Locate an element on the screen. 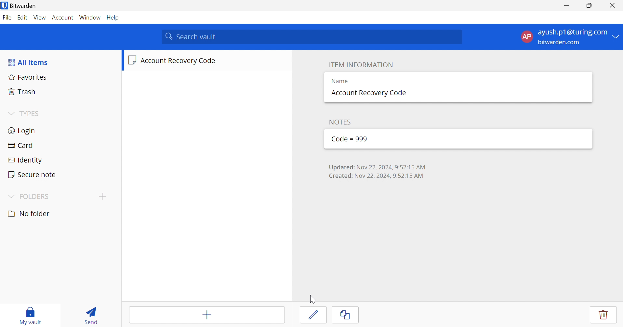 The height and width of the screenshot is (327, 623). Account Recovery Code is located at coordinates (182, 62).